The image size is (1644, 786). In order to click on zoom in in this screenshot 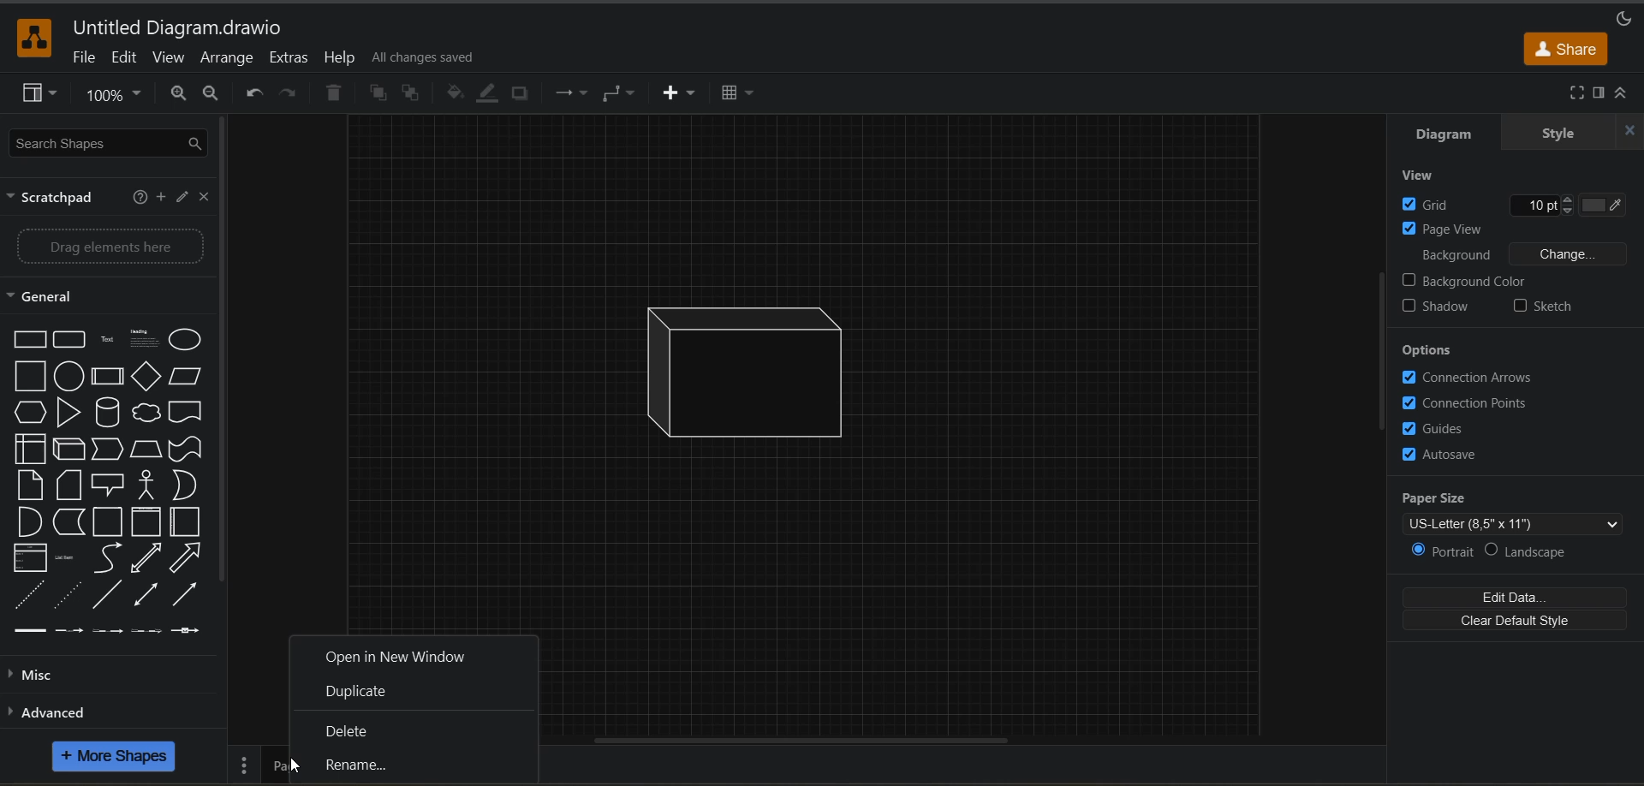, I will do `click(180, 95)`.